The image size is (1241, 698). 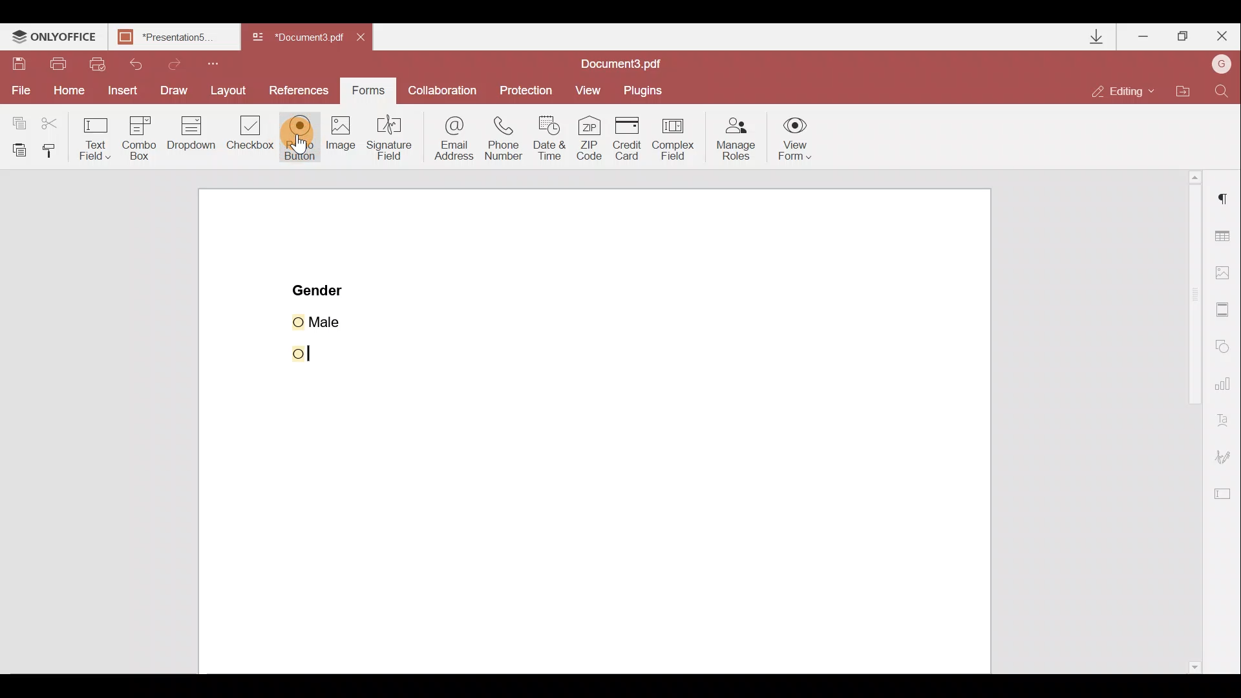 I want to click on Signature settings, so click(x=1229, y=457).